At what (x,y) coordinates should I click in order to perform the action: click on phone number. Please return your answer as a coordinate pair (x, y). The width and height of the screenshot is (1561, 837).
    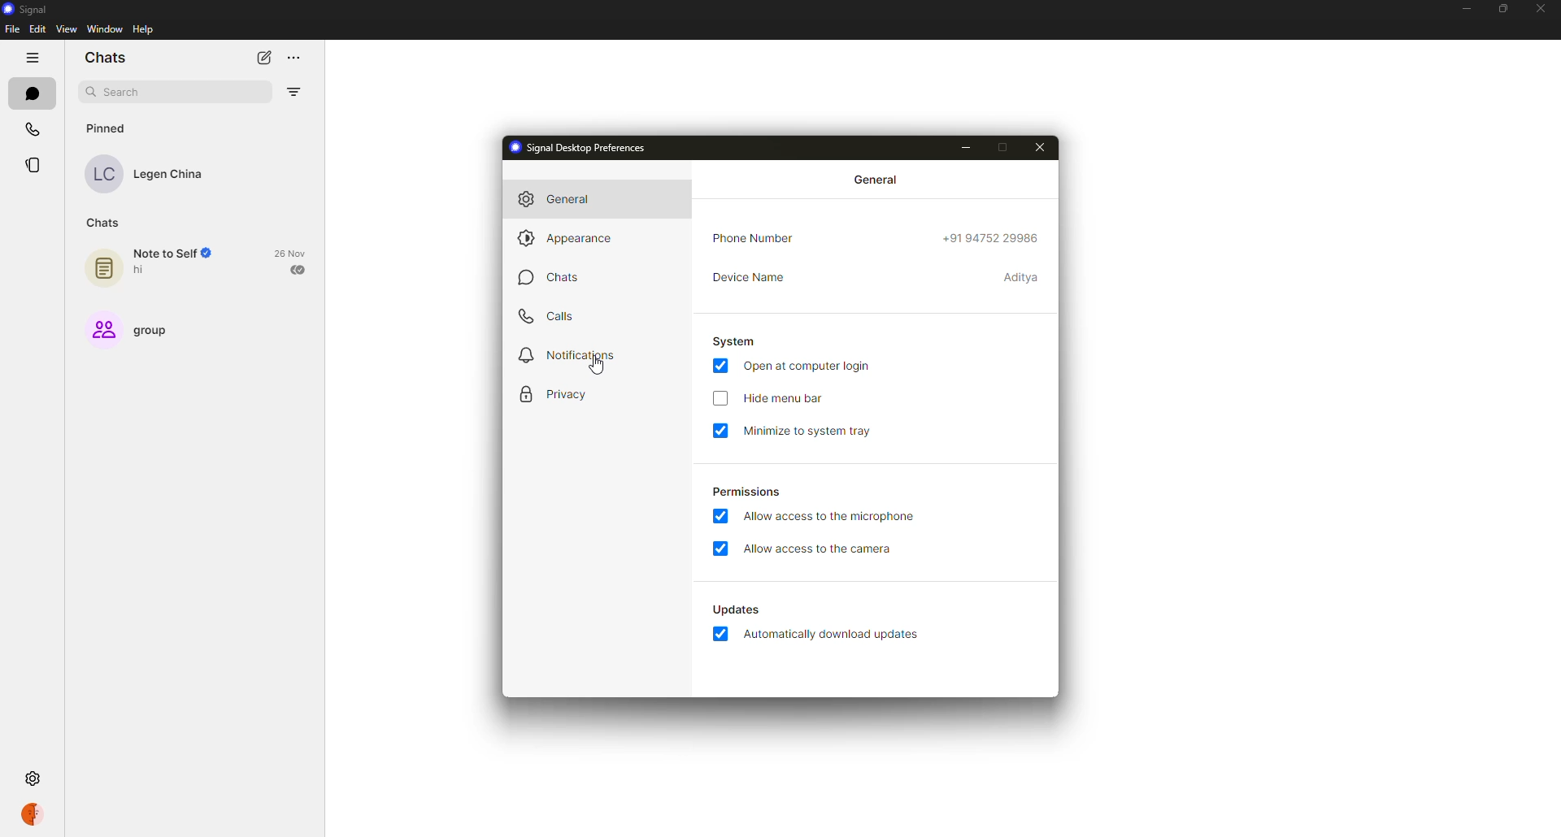
    Looking at the image, I should click on (991, 236).